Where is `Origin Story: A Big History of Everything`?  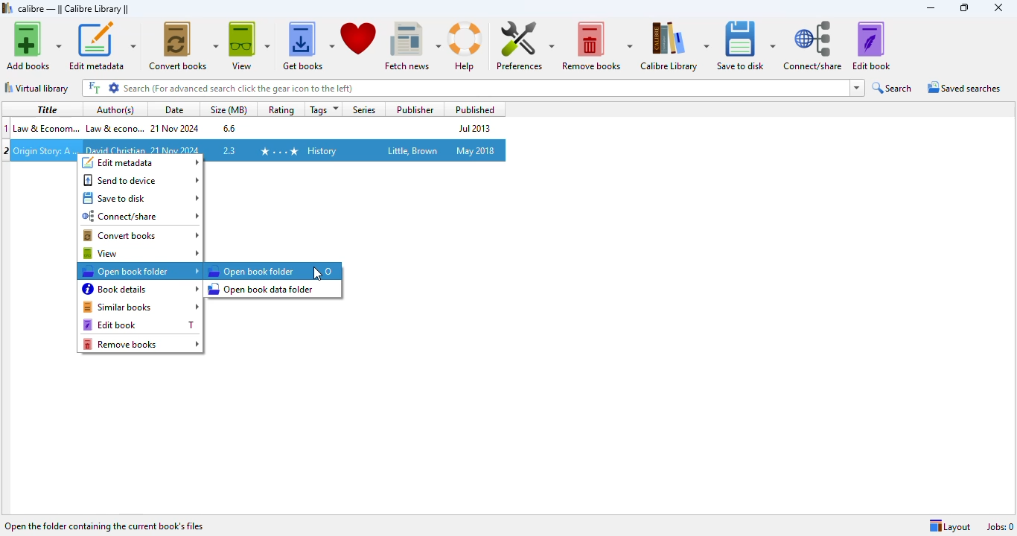
Origin Story: A Big History of Everything is located at coordinates (45, 150).